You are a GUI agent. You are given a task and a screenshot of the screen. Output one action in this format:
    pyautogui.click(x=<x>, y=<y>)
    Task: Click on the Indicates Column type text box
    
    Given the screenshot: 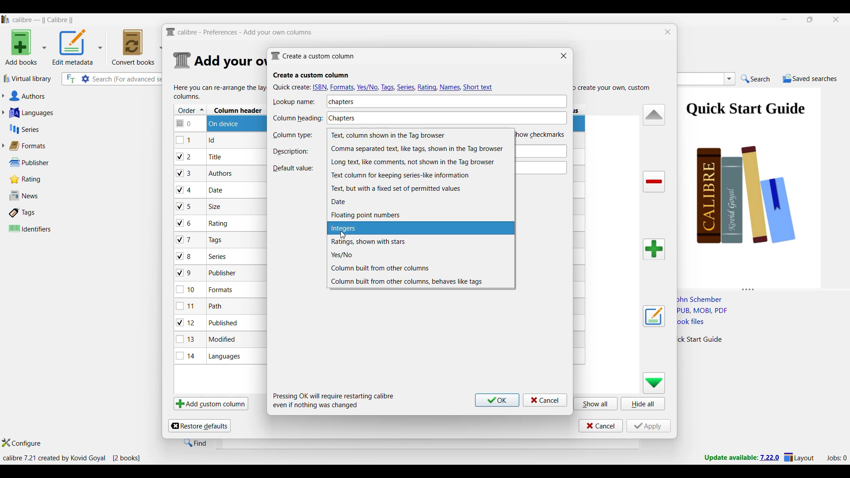 What is the action you would take?
    pyautogui.click(x=292, y=135)
    